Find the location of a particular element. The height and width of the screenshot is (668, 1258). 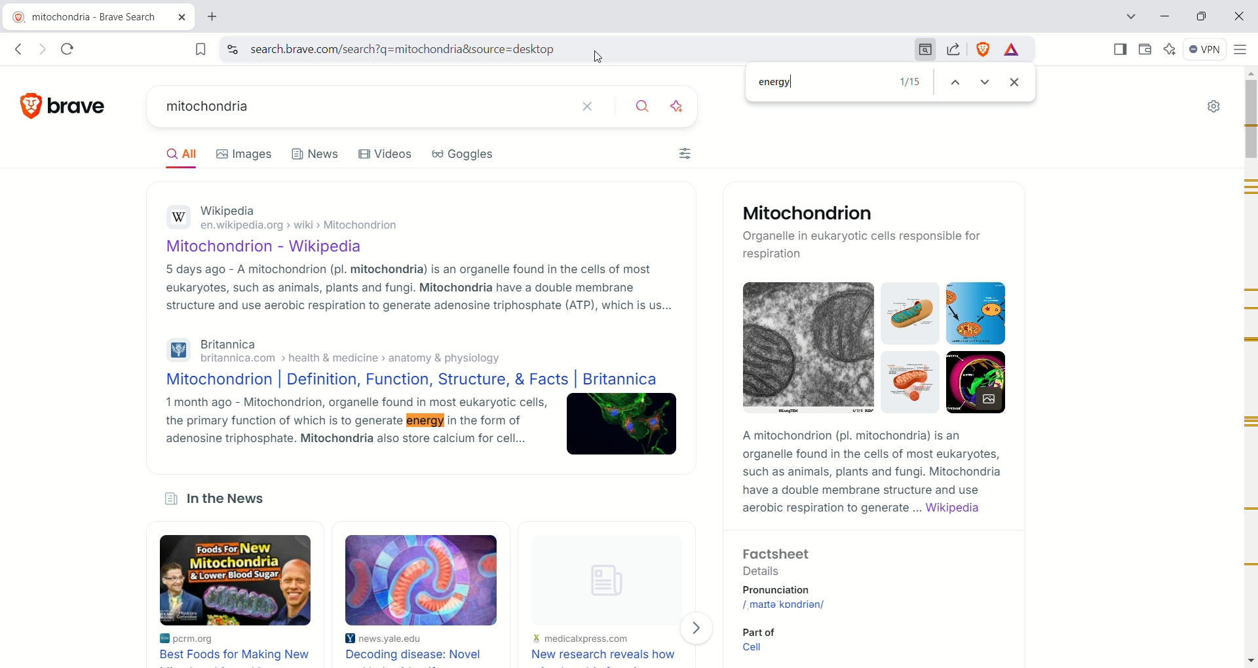

Image is located at coordinates (976, 382).